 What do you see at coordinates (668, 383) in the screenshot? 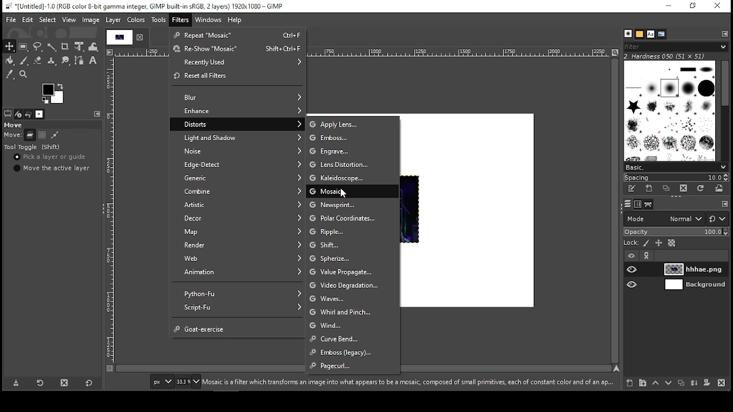
I see `move layer on step down` at bounding box center [668, 383].